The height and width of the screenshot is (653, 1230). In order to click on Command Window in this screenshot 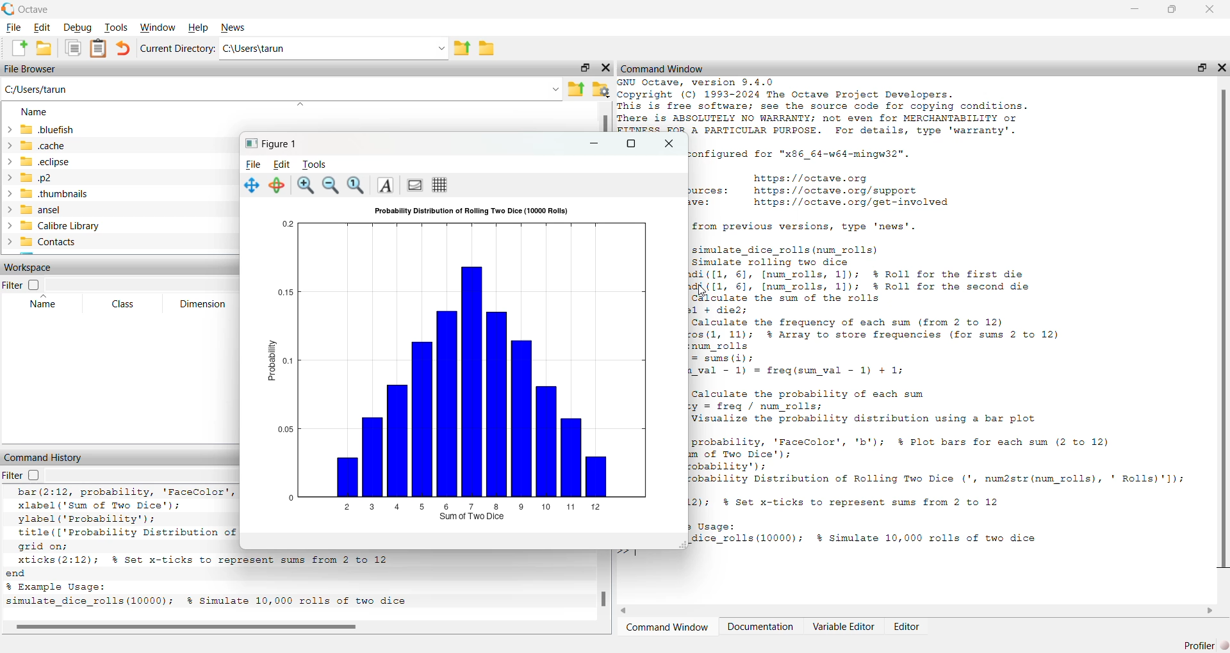, I will do `click(666, 626)`.